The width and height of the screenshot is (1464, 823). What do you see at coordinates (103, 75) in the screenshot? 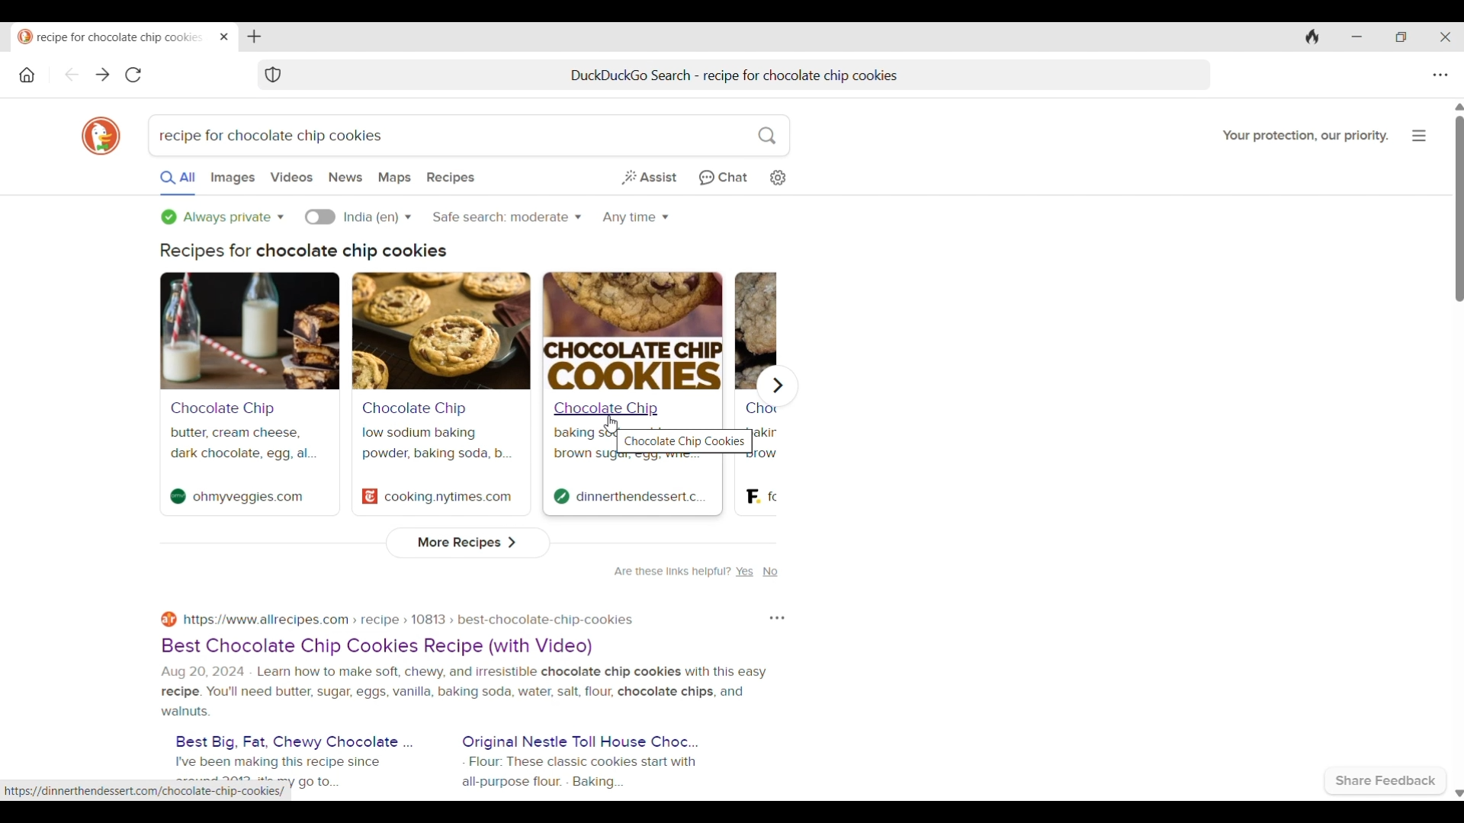
I see `Go forward` at bounding box center [103, 75].